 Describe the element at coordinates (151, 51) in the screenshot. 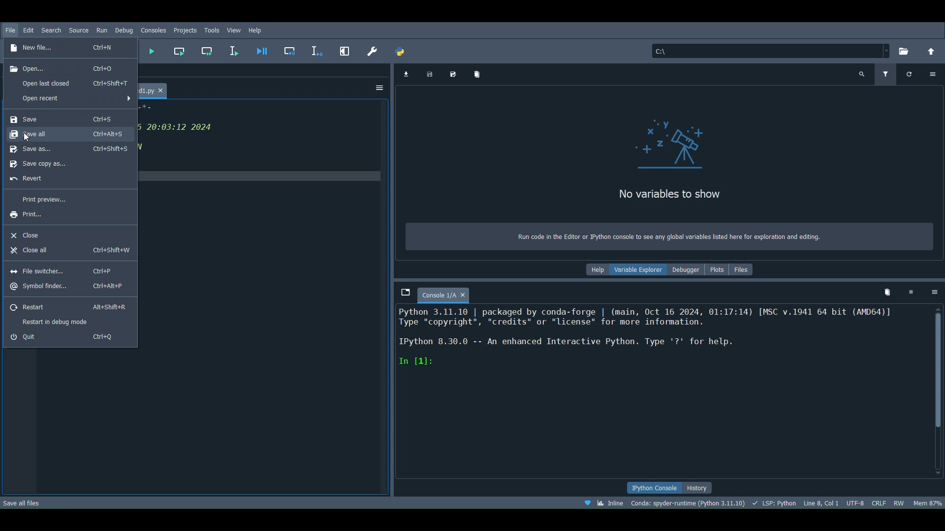

I see `Run file (F5)` at that location.